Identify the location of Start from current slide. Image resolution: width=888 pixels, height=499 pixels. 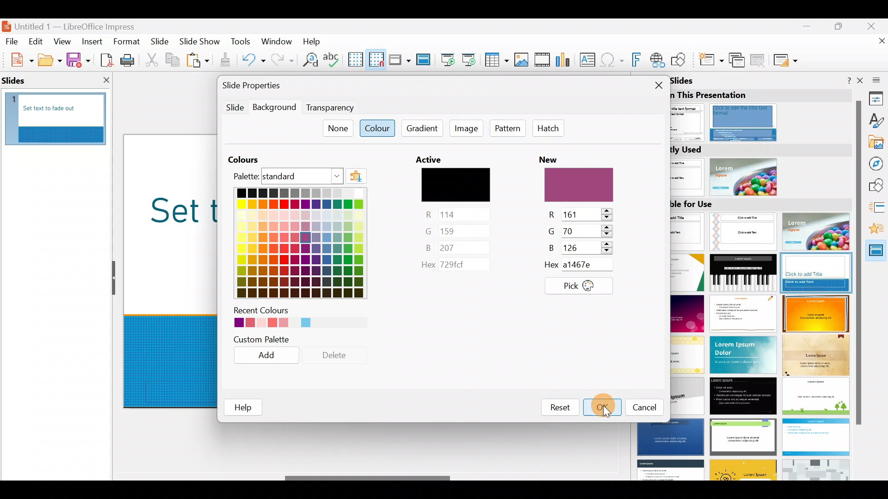
(471, 59).